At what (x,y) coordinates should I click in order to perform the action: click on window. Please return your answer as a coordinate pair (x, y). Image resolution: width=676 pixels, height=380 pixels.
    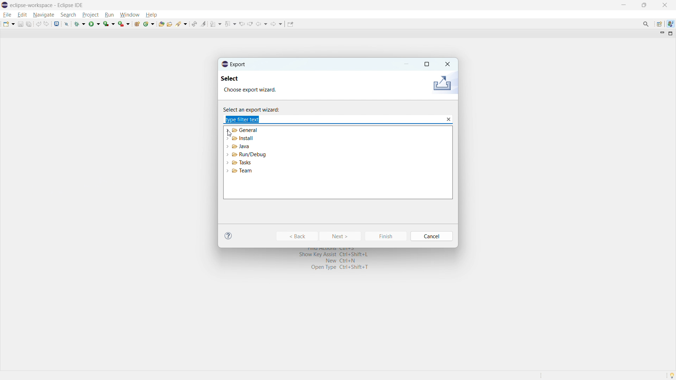
    Looking at the image, I should click on (130, 15).